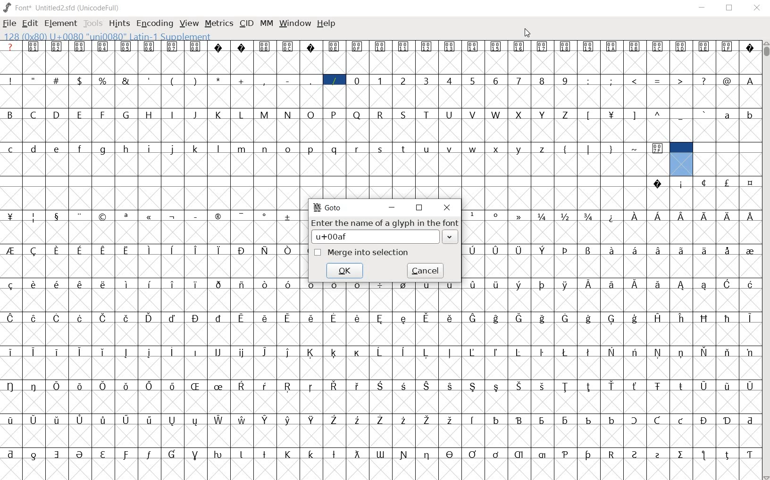 The image size is (770, 480). Describe the element at coordinates (80, 115) in the screenshot. I see `E` at that location.